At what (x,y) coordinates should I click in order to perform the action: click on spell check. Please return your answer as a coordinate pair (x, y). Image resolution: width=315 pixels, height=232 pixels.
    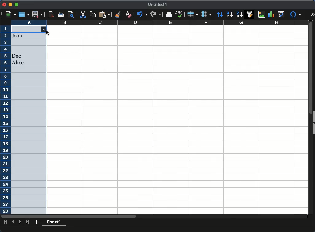
    Looking at the image, I should click on (180, 14).